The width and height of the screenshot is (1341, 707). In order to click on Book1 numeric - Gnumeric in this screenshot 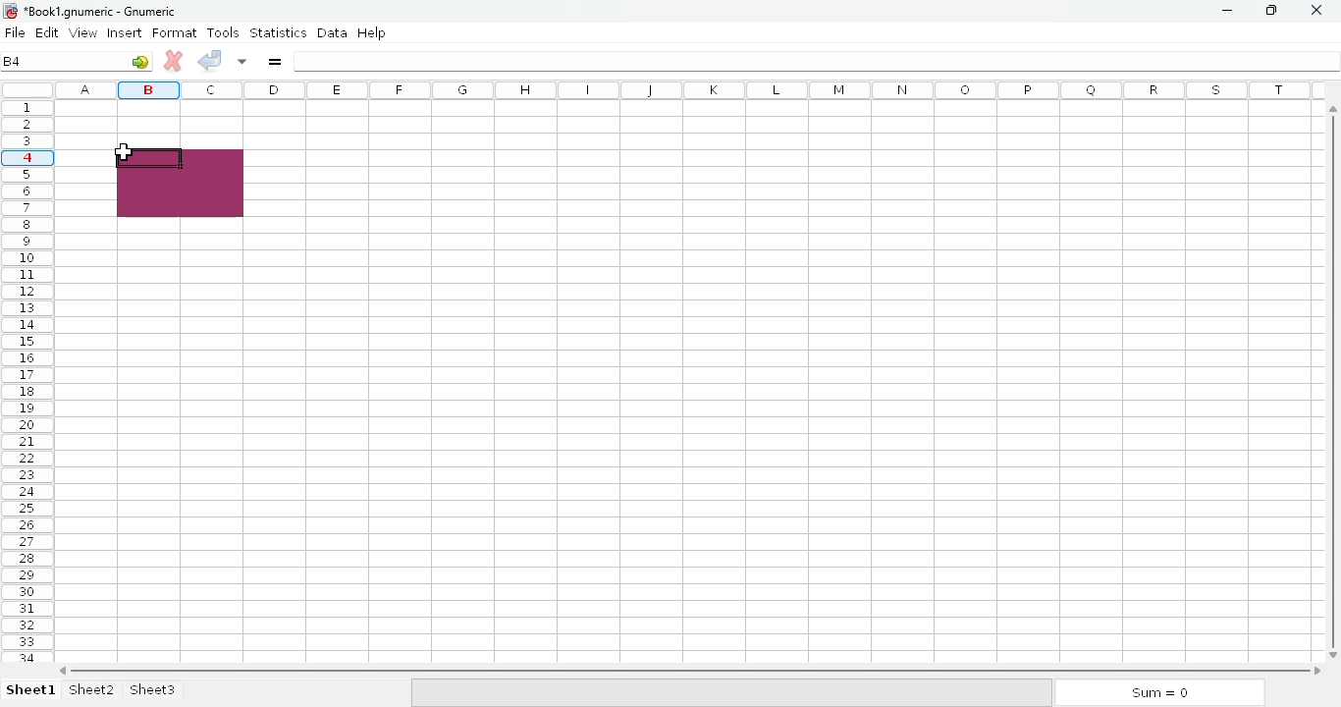, I will do `click(100, 12)`.